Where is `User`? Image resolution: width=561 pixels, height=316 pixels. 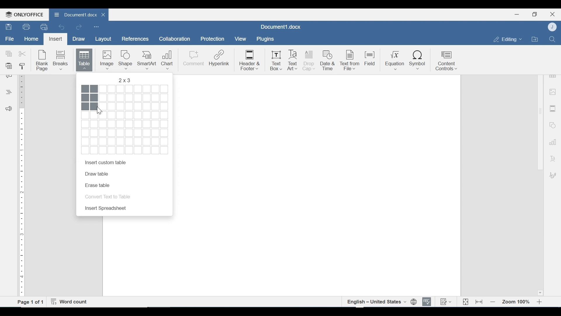 User is located at coordinates (553, 27).